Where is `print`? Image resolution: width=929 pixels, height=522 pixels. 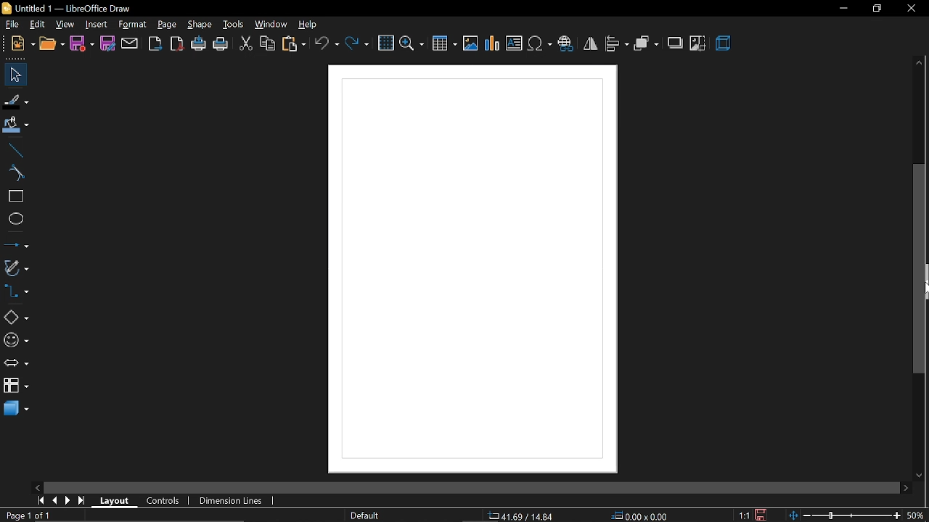
print is located at coordinates (221, 45).